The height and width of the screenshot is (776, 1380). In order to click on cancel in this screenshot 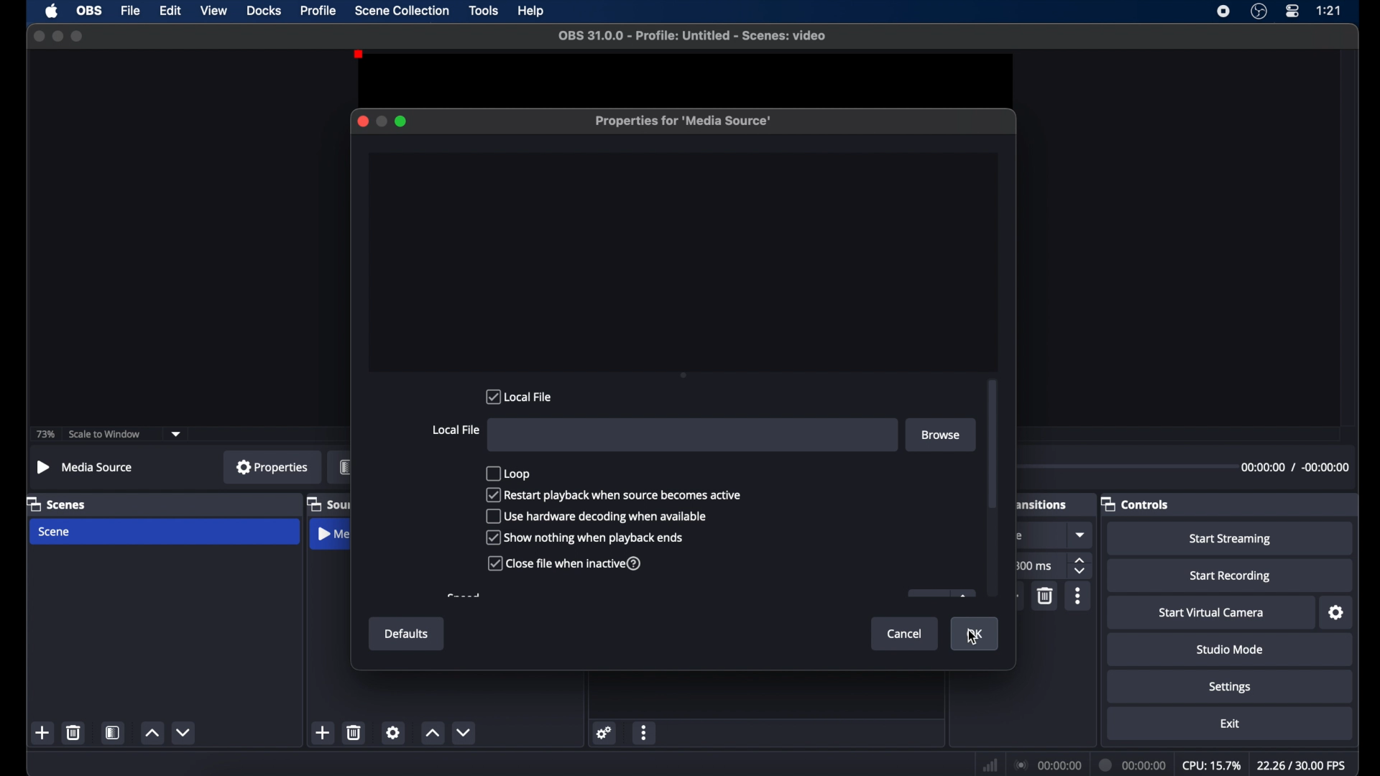, I will do `click(904, 634)`.